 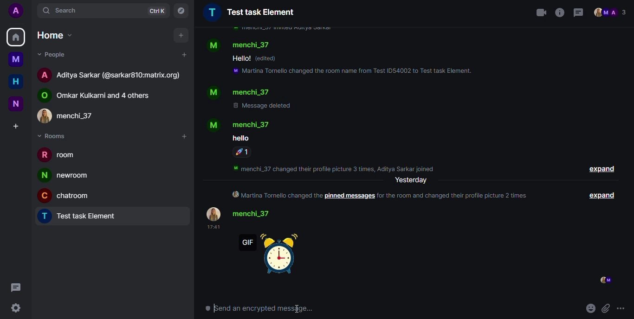 I want to click on info- menchi_37 changed their profile picture, so click(x=337, y=167).